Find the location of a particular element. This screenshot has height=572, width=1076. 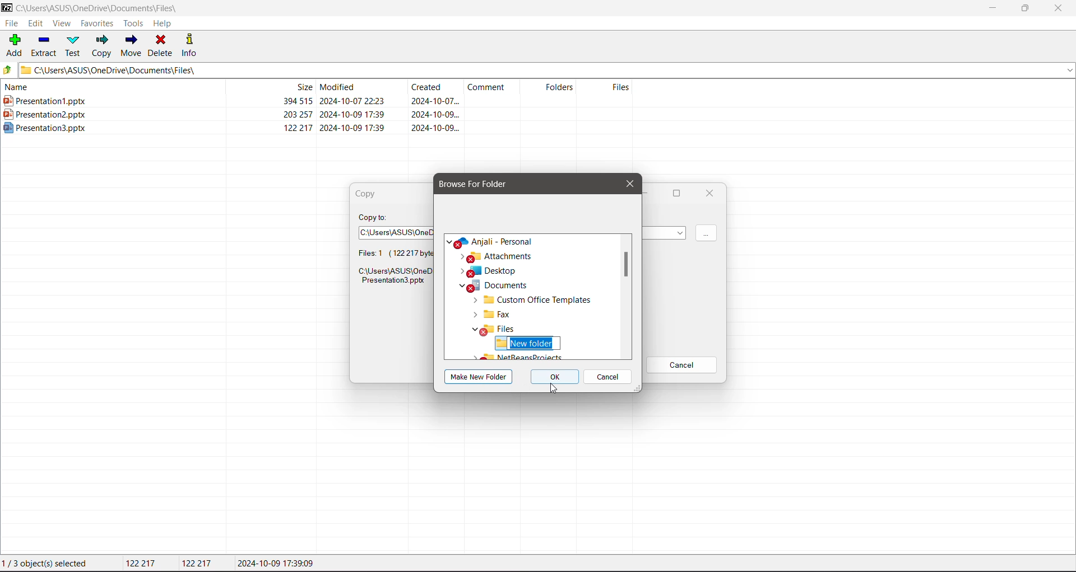

Info is located at coordinates (191, 45).